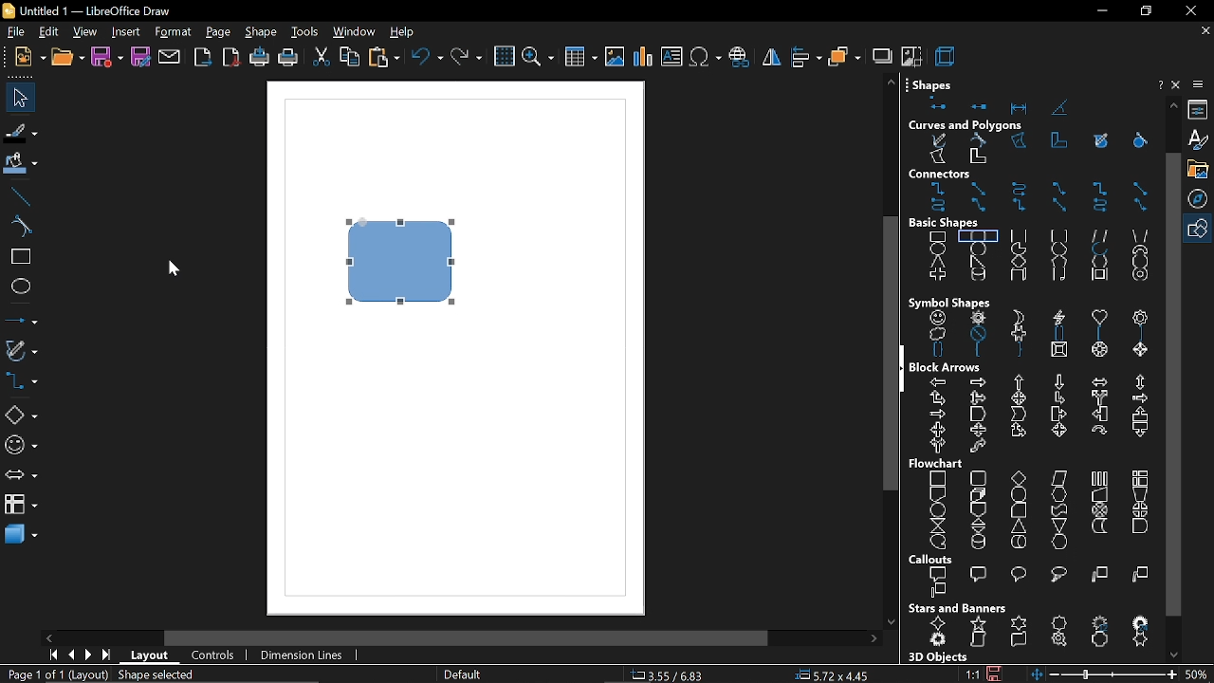  Describe the element at coordinates (884, 357) in the screenshot. I see `vertical scroll bar` at that location.